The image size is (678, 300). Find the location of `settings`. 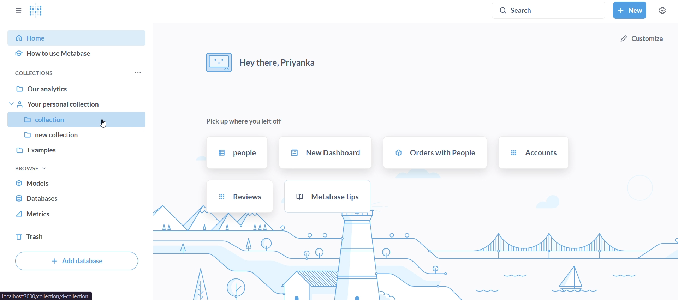

settings is located at coordinates (662, 10).